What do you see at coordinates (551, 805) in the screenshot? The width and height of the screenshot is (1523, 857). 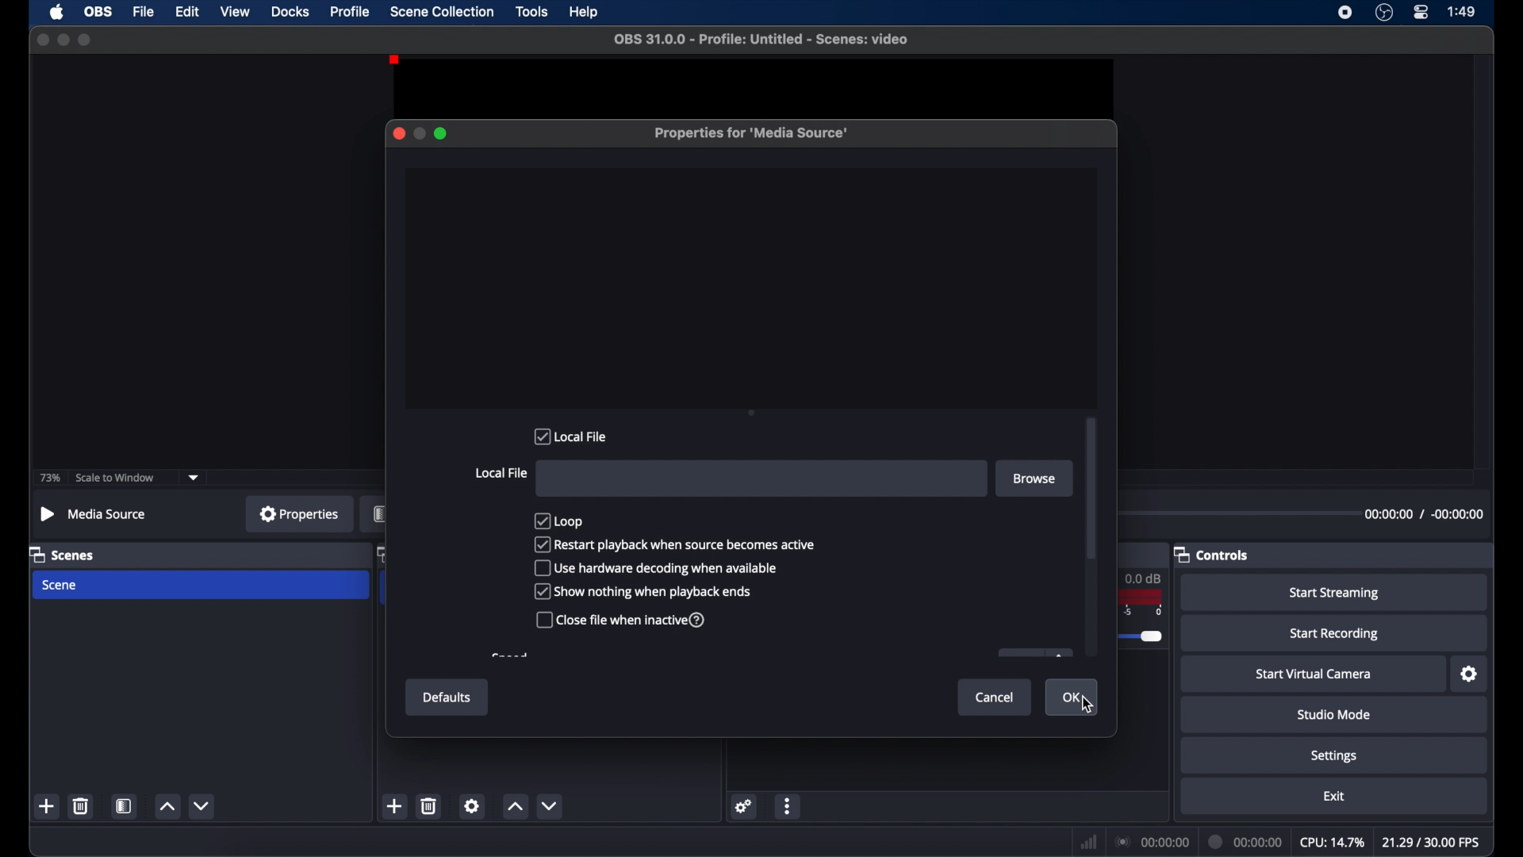 I see `decrement` at bounding box center [551, 805].